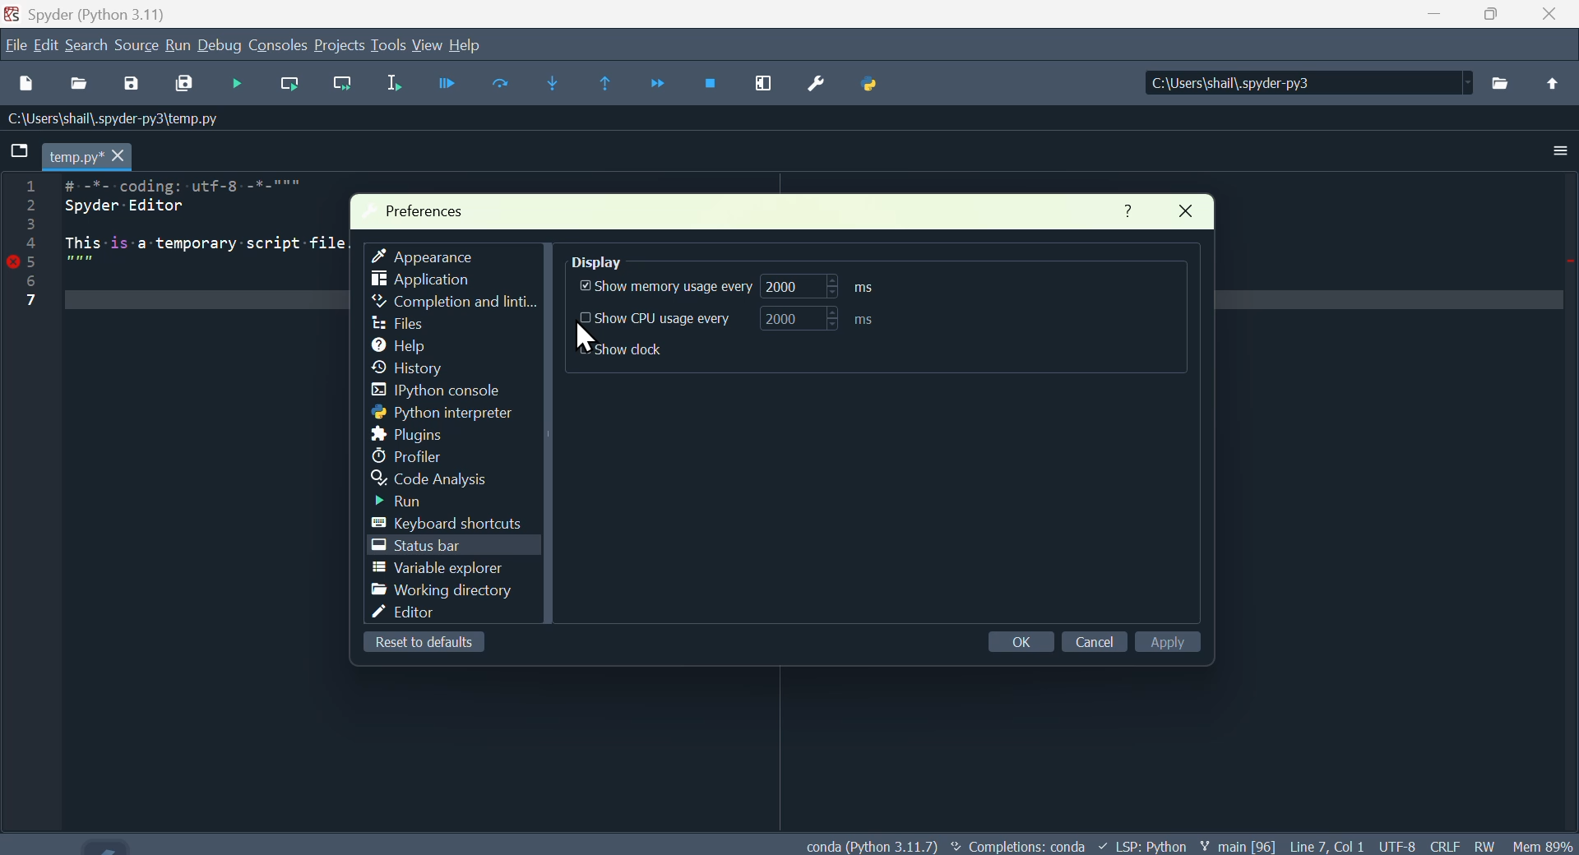 This screenshot has width=1579, height=855. What do you see at coordinates (1100, 639) in the screenshot?
I see `Cancel` at bounding box center [1100, 639].